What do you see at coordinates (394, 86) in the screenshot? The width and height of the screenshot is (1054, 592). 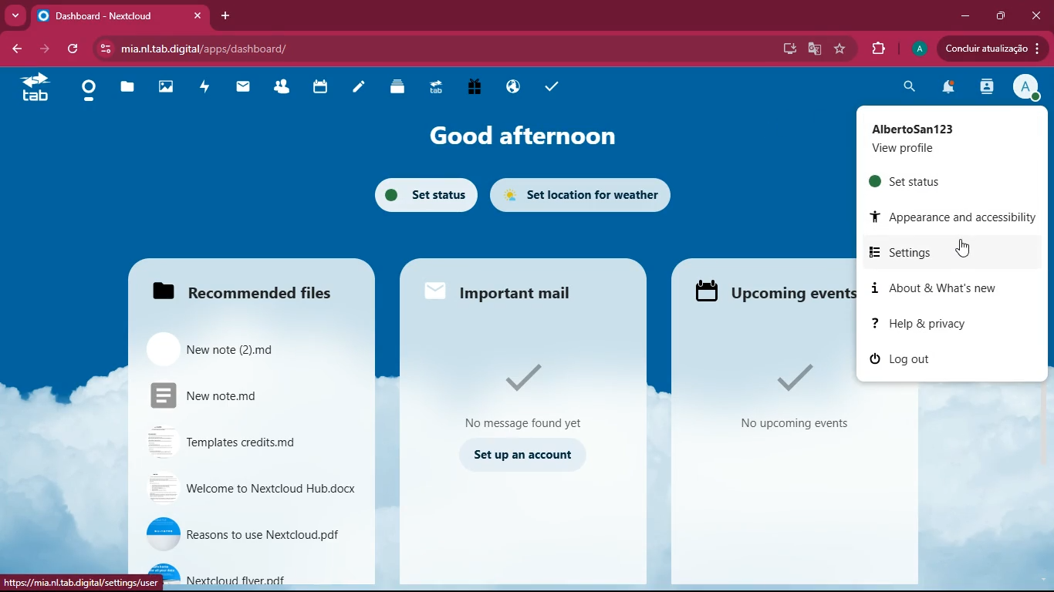 I see `layers` at bounding box center [394, 86].